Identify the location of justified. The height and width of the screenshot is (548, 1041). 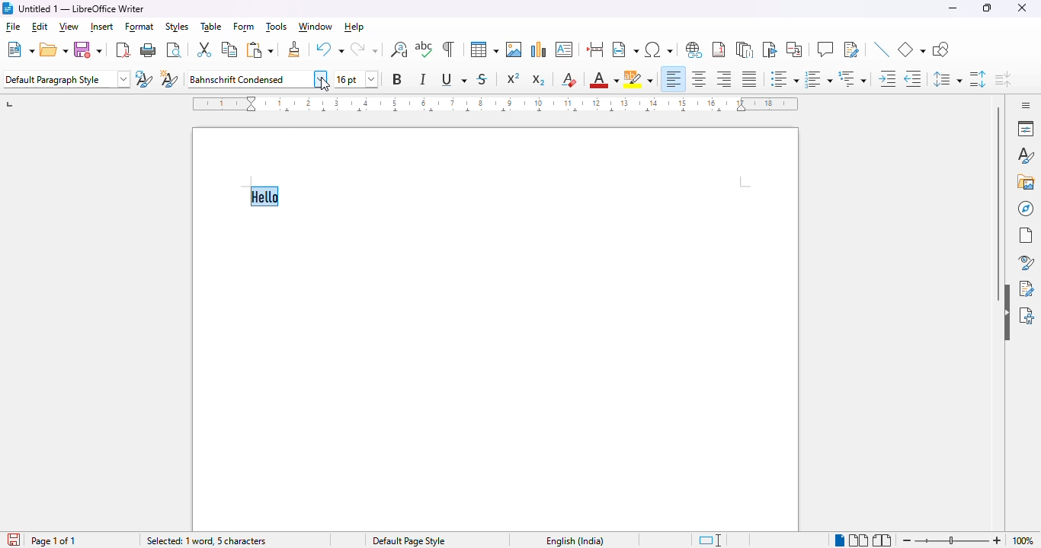
(749, 79).